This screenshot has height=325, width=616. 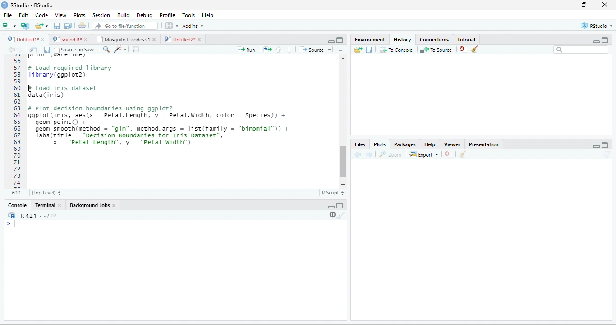 What do you see at coordinates (606, 154) in the screenshot?
I see `refresh` at bounding box center [606, 154].